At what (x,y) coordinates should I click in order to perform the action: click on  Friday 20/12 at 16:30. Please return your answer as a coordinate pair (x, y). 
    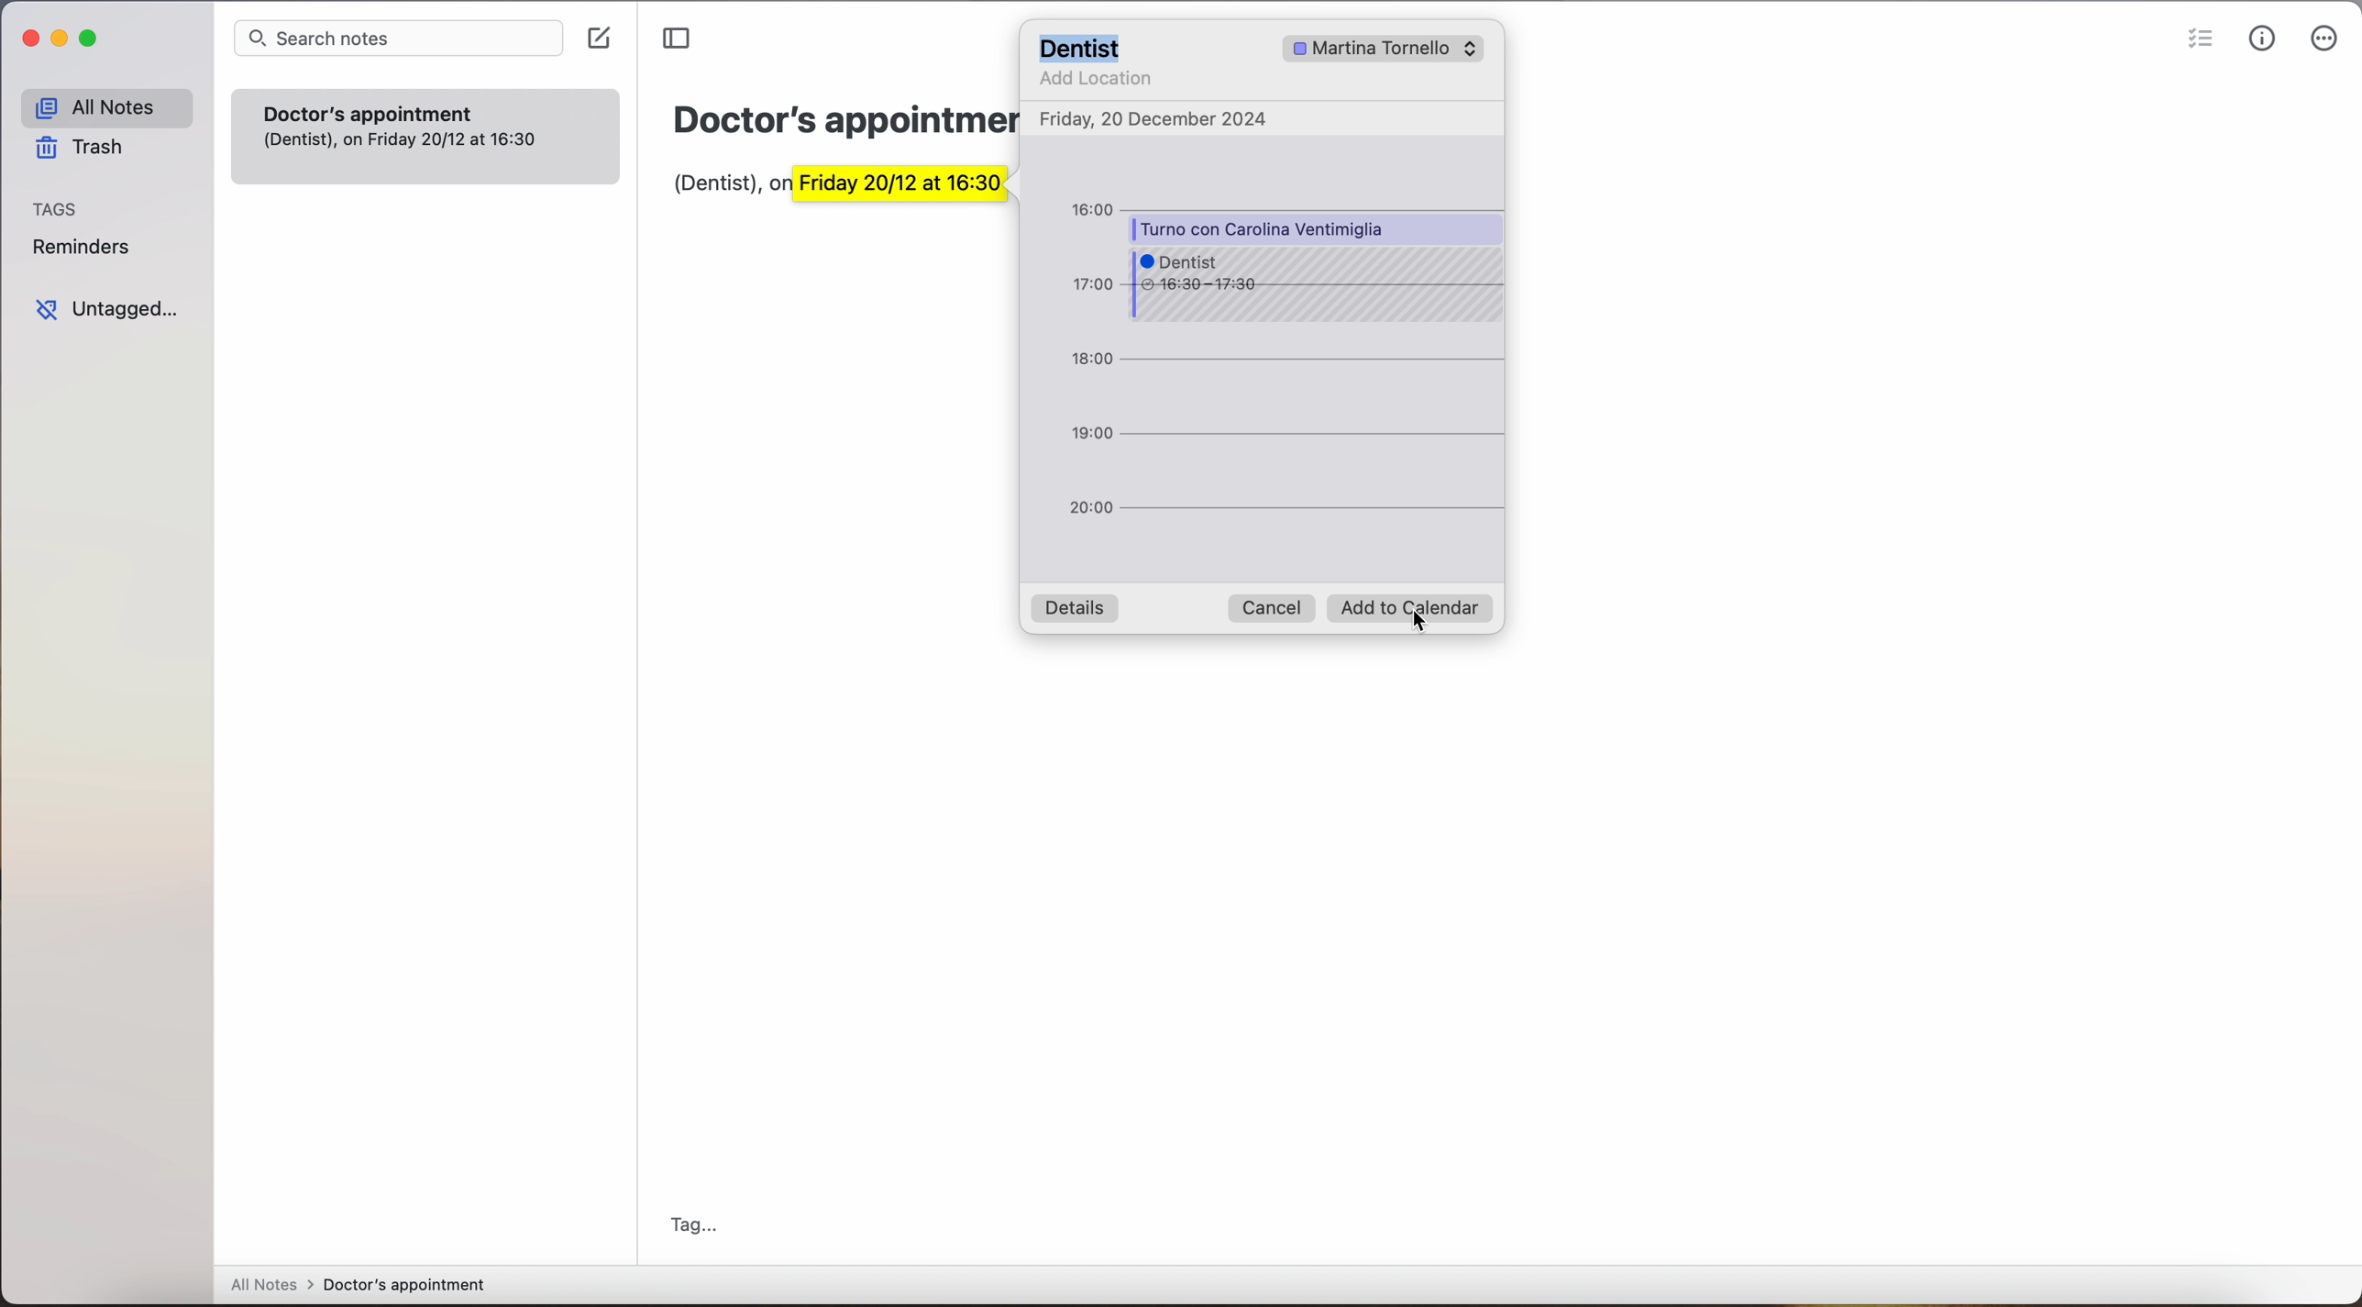
    Looking at the image, I should click on (924, 192).